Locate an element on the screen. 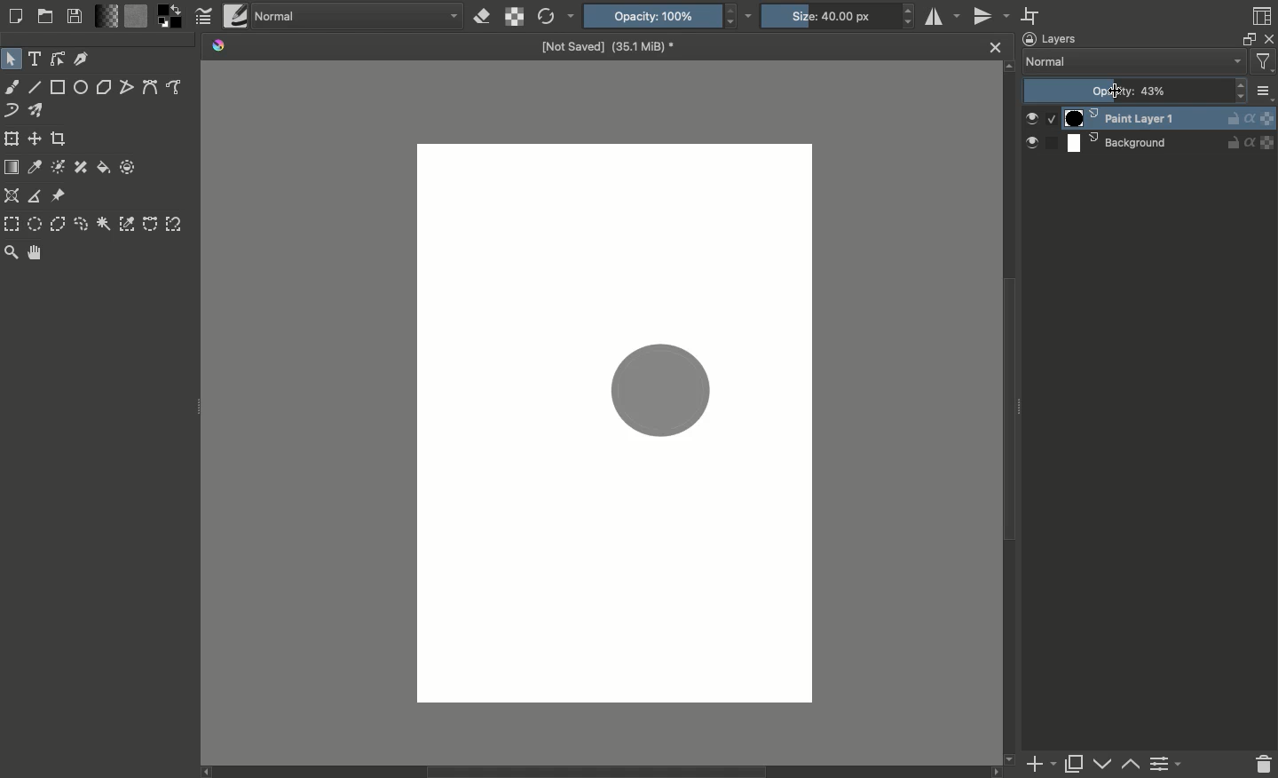 This screenshot has height=778, width=1278. Normal is located at coordinates (1136, 63).